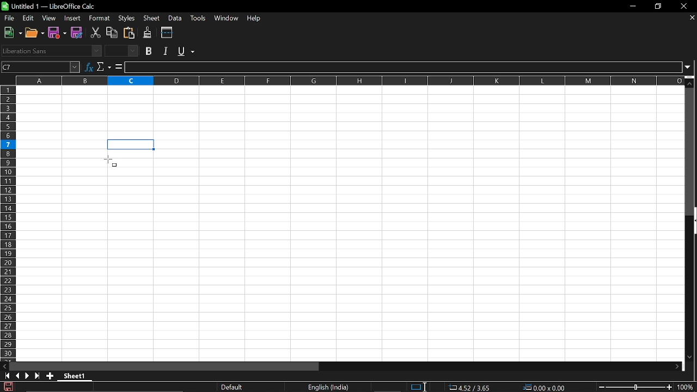 The width and height of the screenshot is (697, 392). What do you see at coordinates (90, 255) in the screenshot?
I see `Fillable cells` at bounding box center [90, 255].